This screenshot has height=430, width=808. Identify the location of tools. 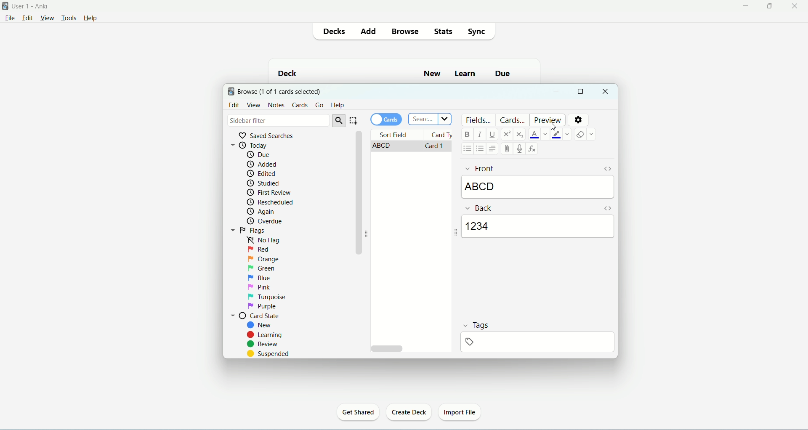
(69, 19).